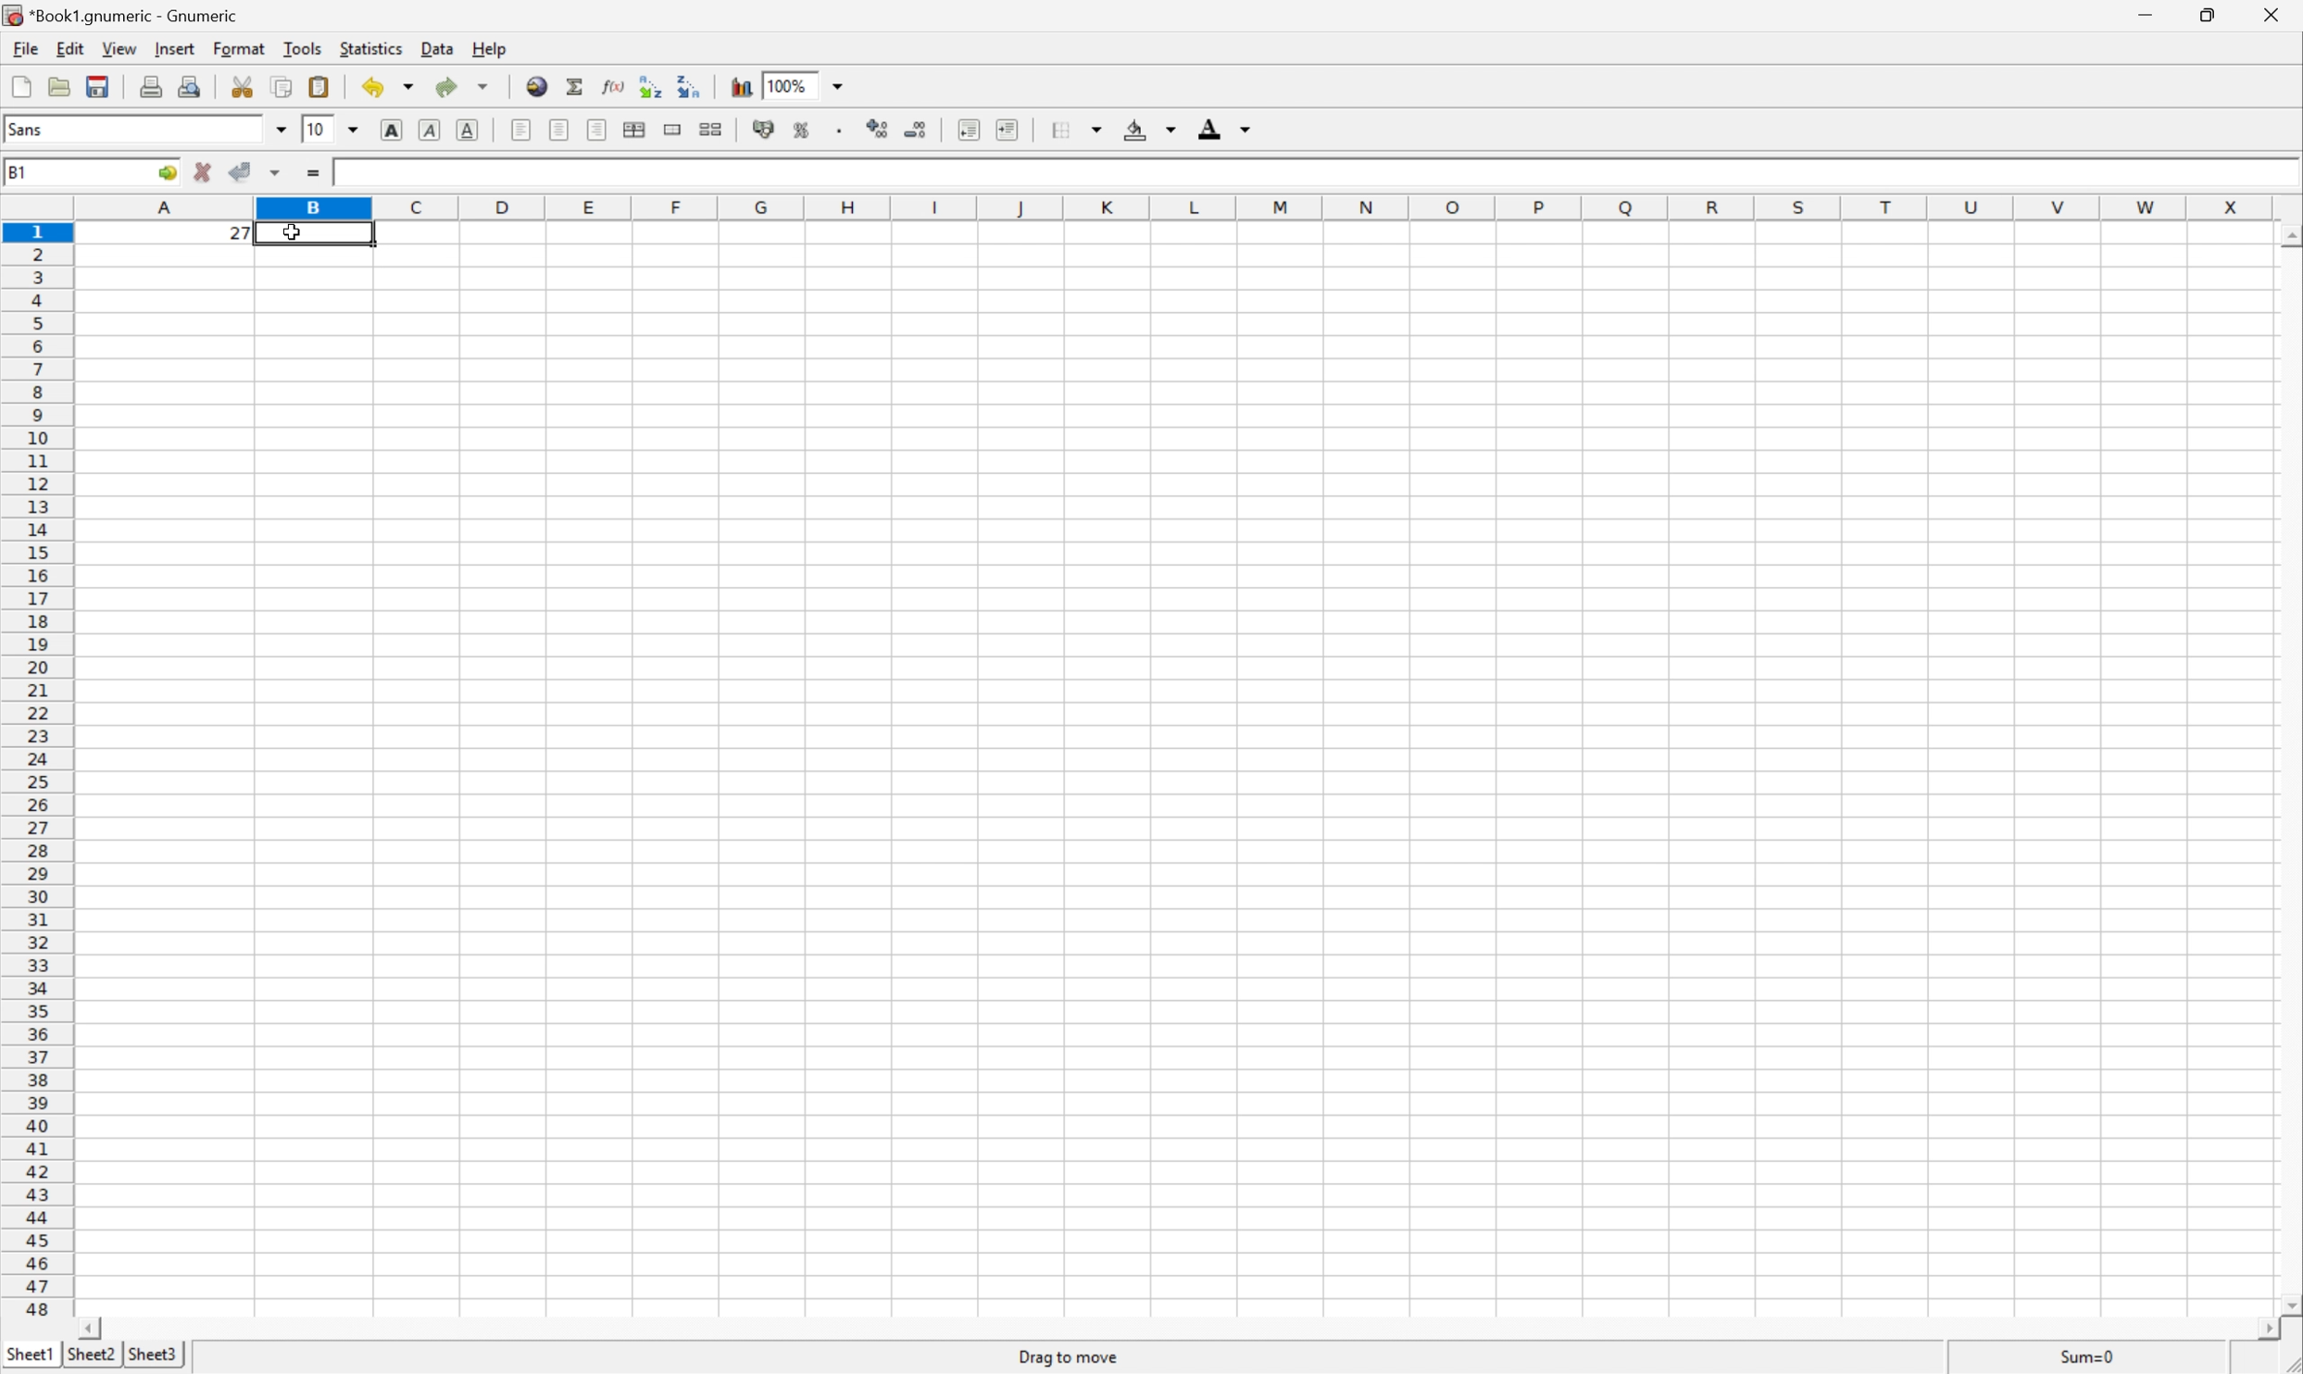 This screenshot has height=1374, width=2303. What do you see at coordinates (239, 169) in the screenshot?
I see `Accept changes` at bounding box center [239, 169].